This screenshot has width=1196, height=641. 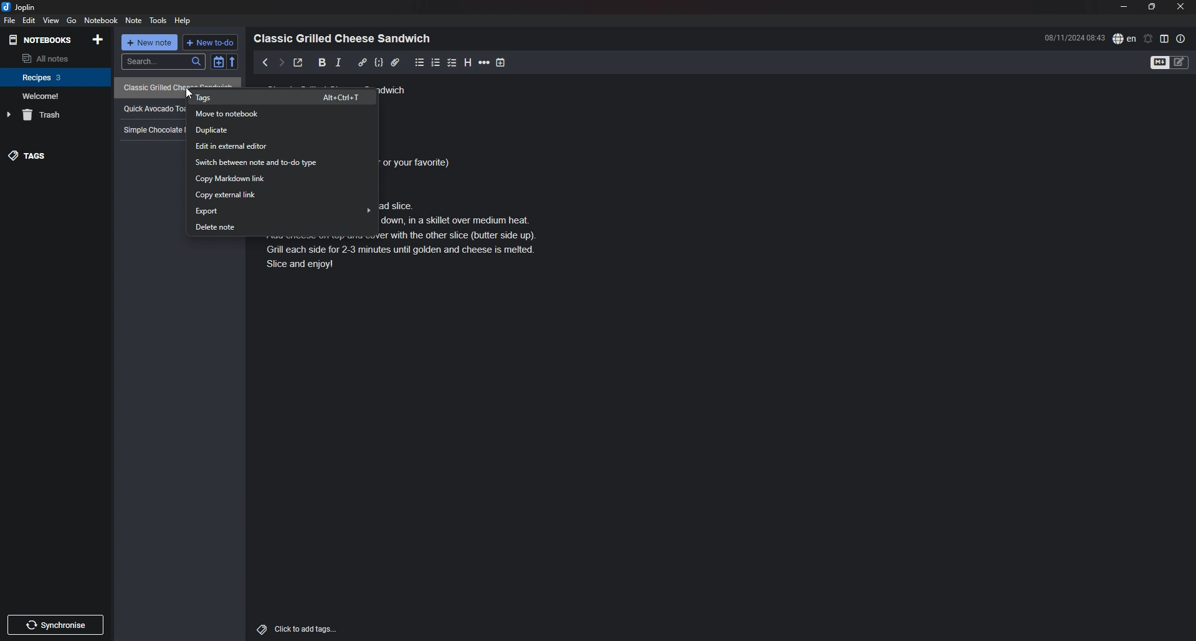 What do you see at coordinates (280, 114) in the screenshot?
I see `move to notebook` at bounding box center [280, 114].